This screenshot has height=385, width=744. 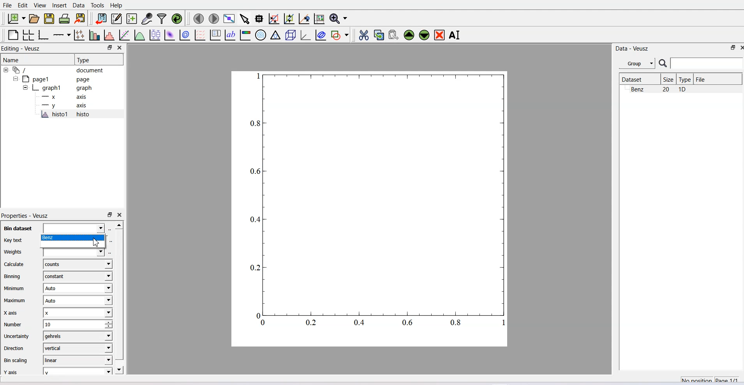 I want to click on Filter Data, so click(x=162, y=18).